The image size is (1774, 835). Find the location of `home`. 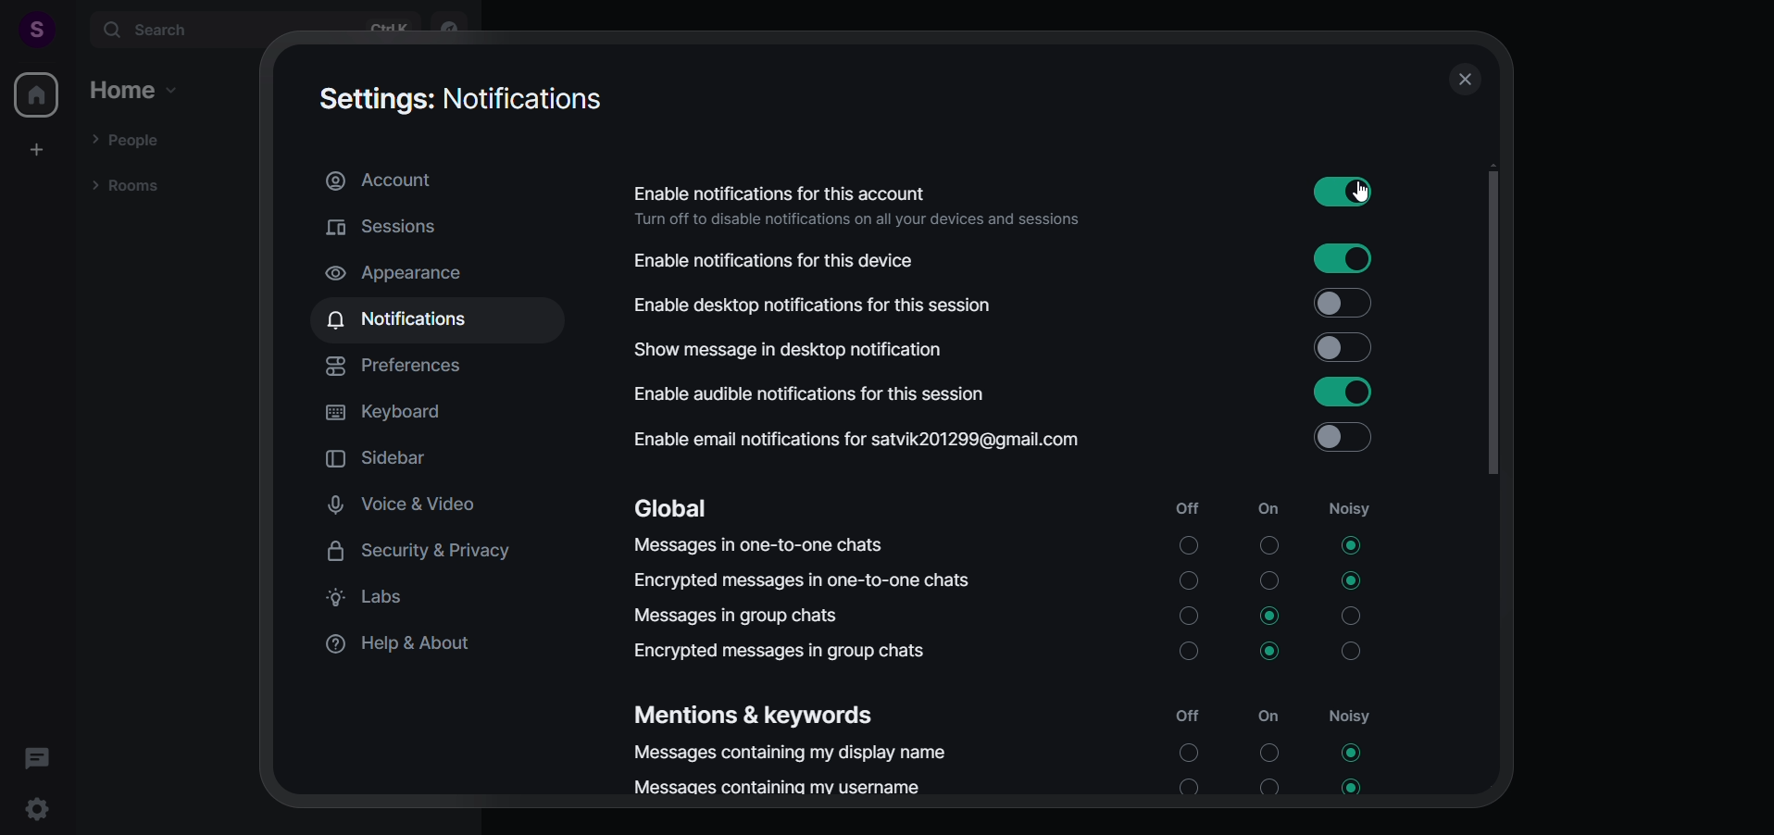

home is located at coordinates (36, 94).